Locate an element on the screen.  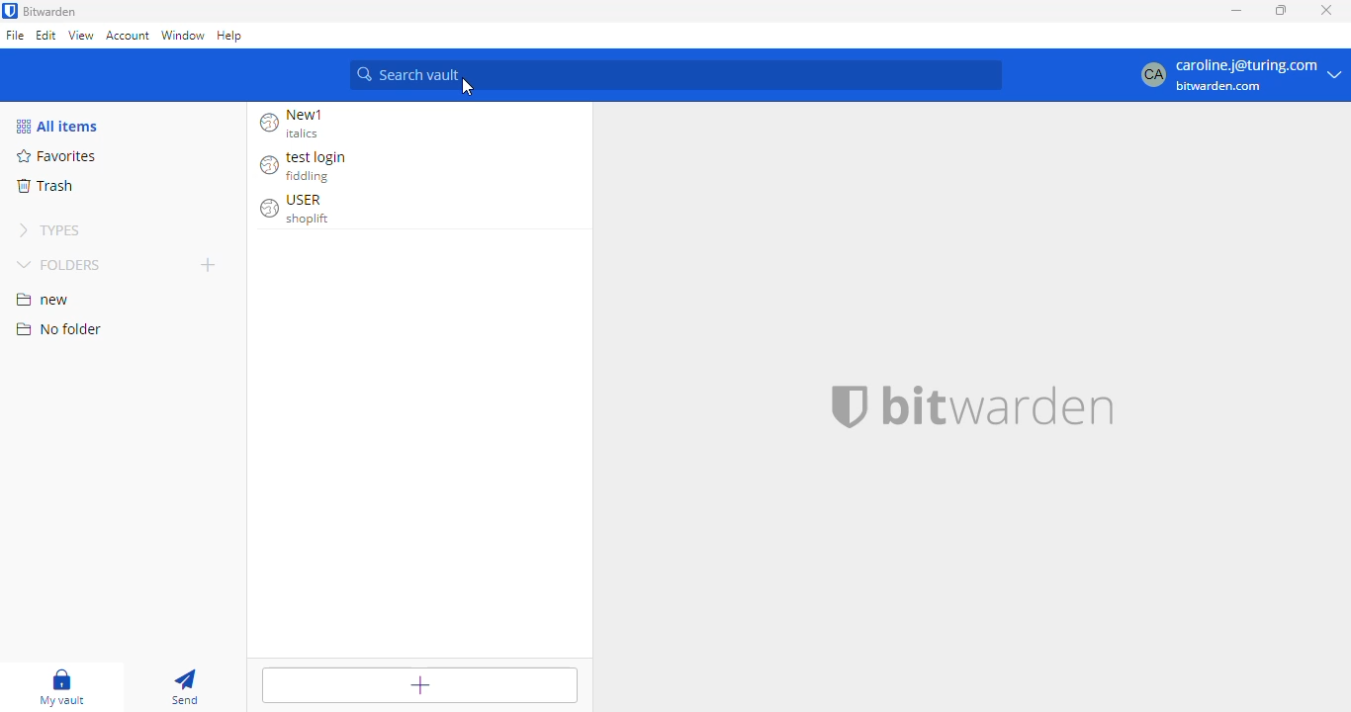
search vault is located at coordinates (675, 75).